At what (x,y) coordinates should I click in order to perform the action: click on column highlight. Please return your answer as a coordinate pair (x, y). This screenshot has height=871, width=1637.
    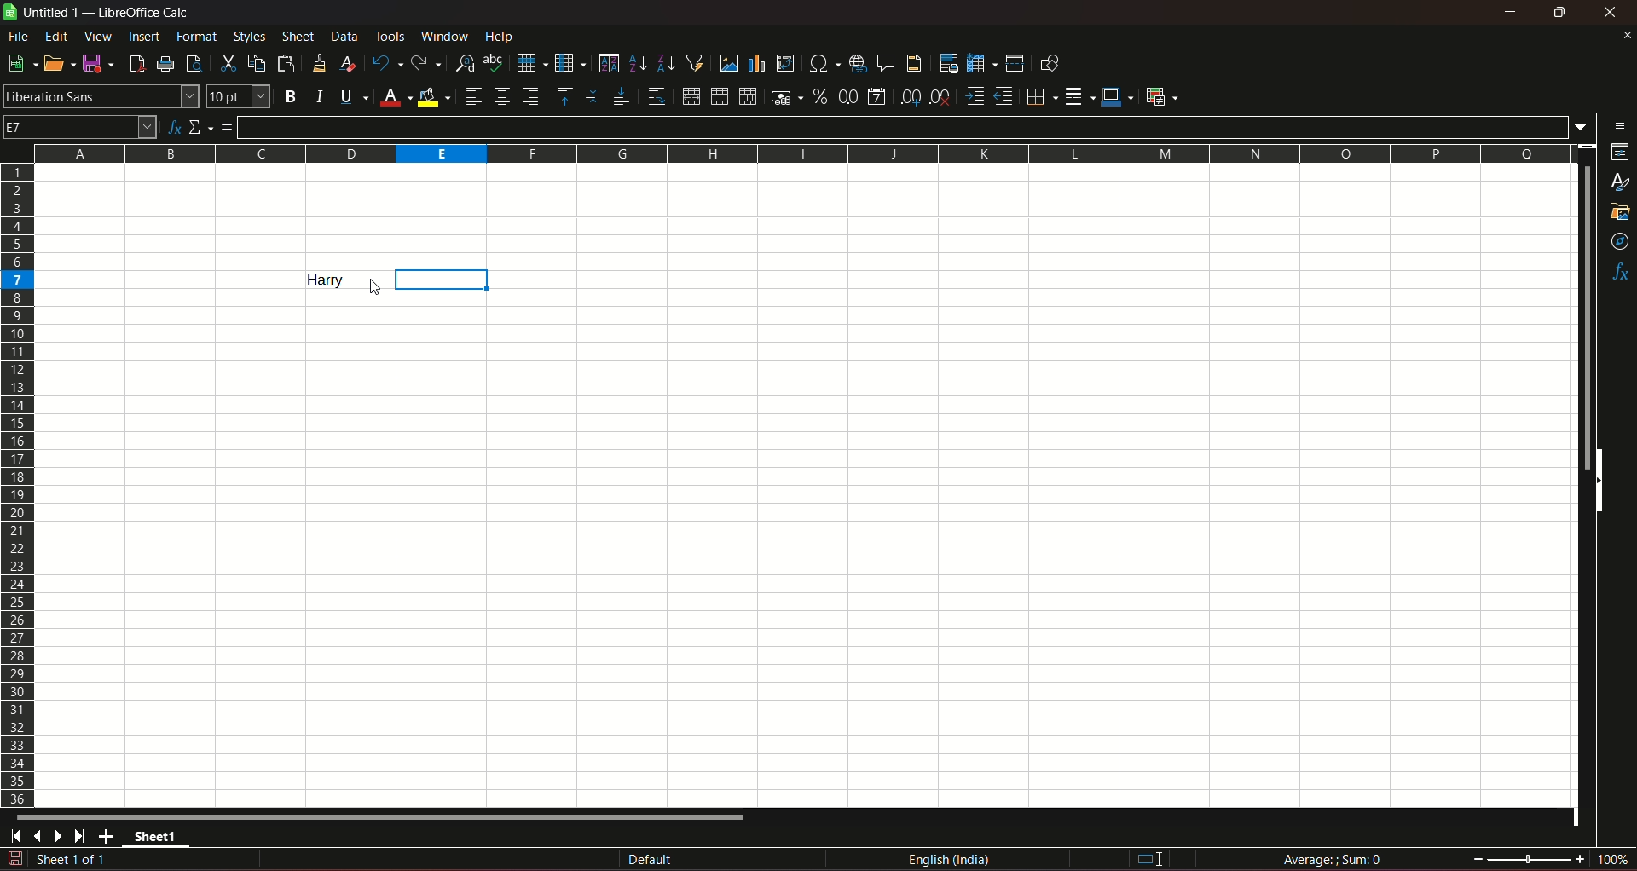
    Looking at the image, I should click on (447, 280).